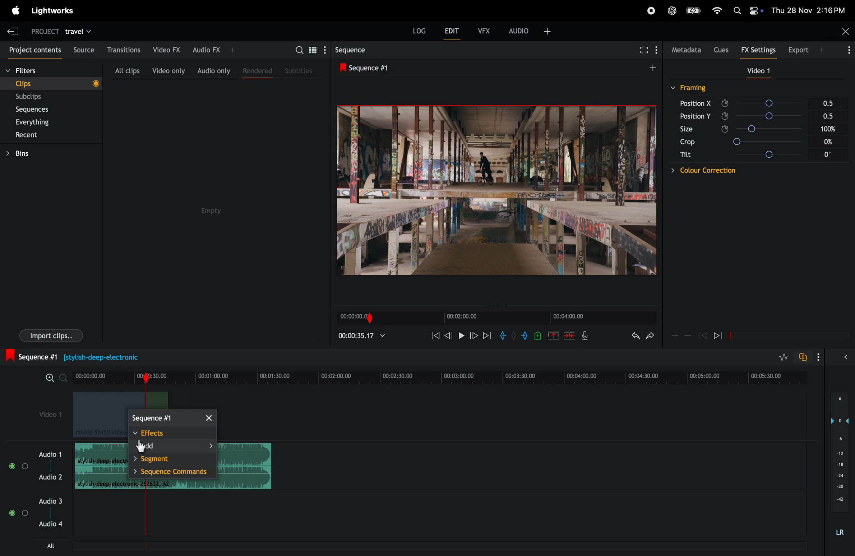 This screenshot has width=855, height=556. I want to click on toggle auto track sync, so click(804, 356).